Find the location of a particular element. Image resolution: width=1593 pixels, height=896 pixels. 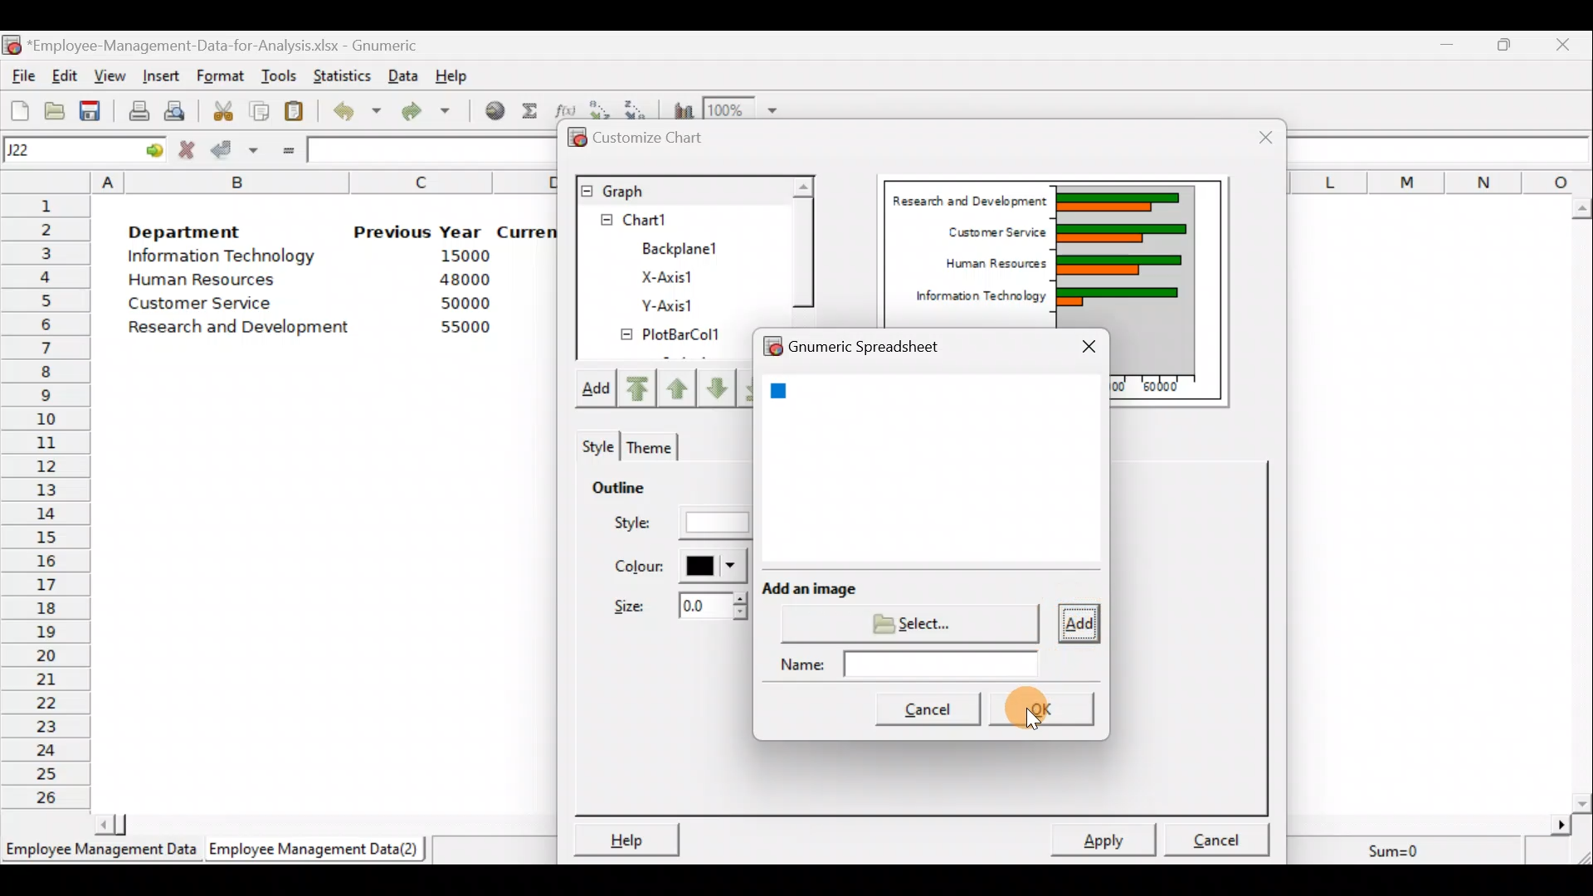

BackPlane1 is located at coordinates (690, 246).